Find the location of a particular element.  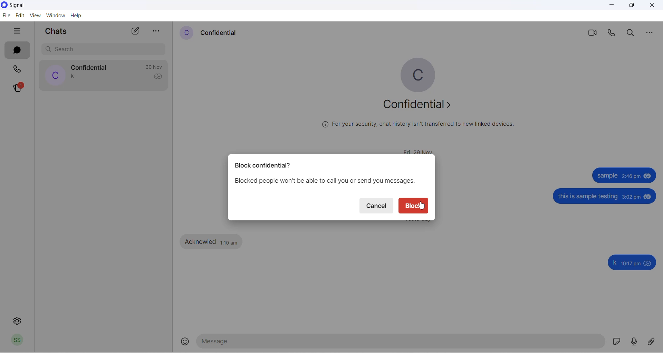

k is located at coordinates (614, 263).